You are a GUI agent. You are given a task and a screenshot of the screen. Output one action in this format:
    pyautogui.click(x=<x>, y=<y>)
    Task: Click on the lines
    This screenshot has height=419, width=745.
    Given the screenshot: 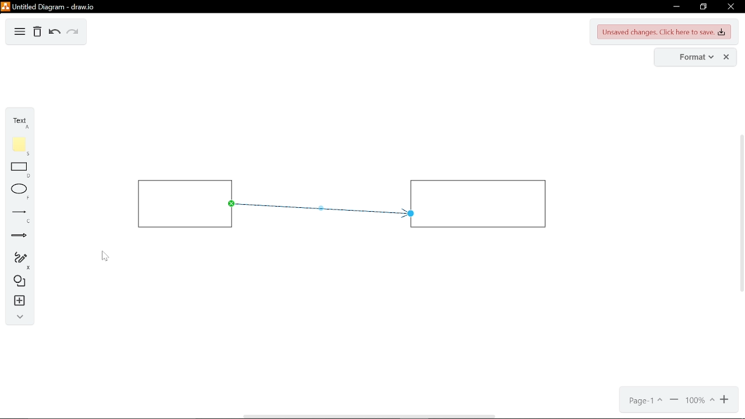 What is the action you would take?
    pyautogui.click(x=16, y=217)
    